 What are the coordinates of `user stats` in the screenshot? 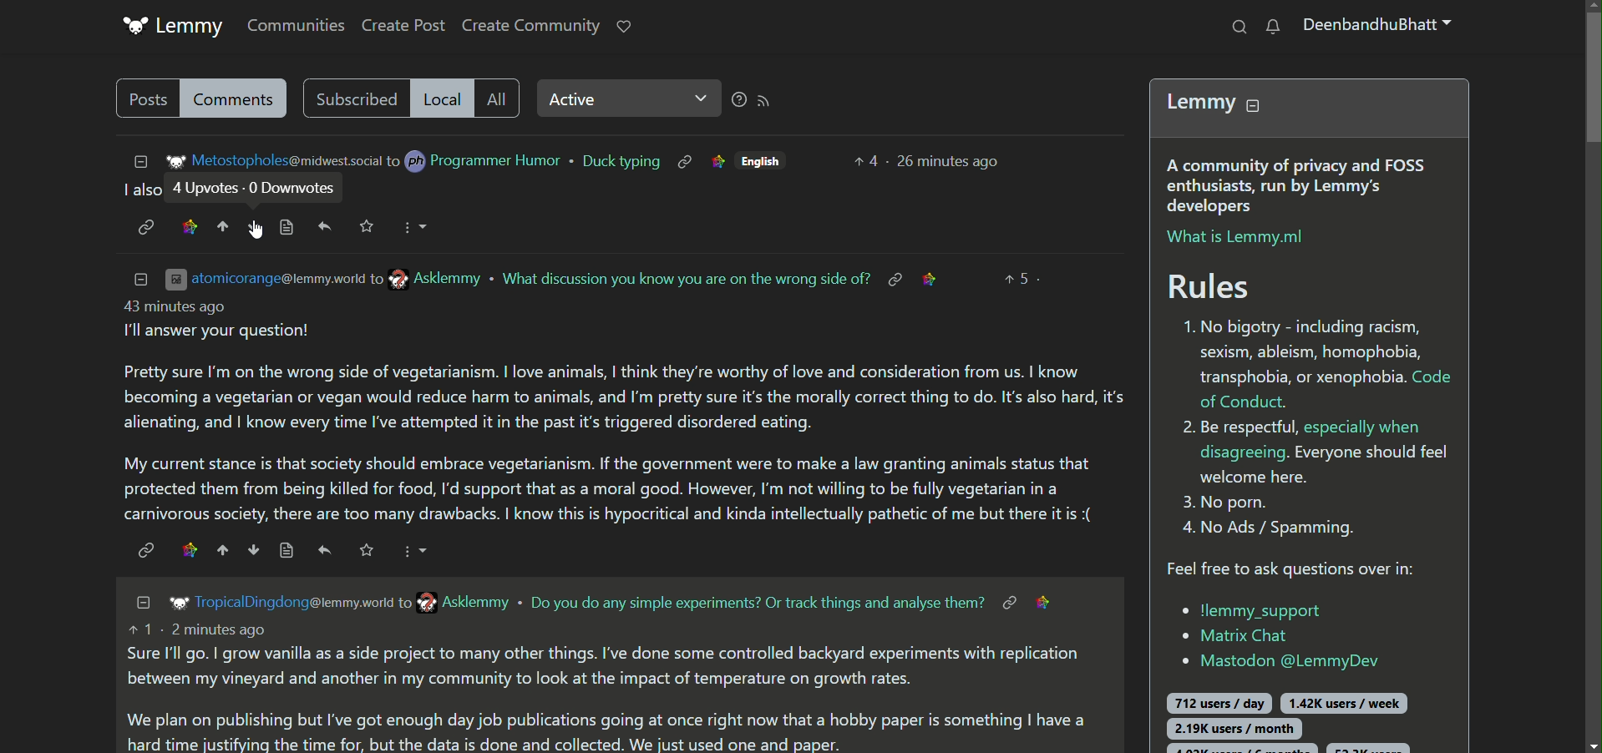 It's located at (1300, 716).